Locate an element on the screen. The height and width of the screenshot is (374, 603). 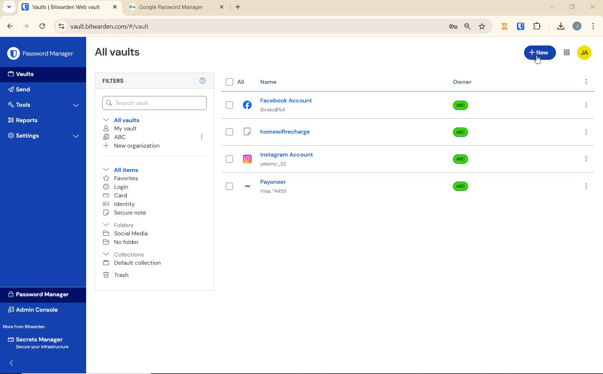
search tabs is located at coordinates (9, 8).